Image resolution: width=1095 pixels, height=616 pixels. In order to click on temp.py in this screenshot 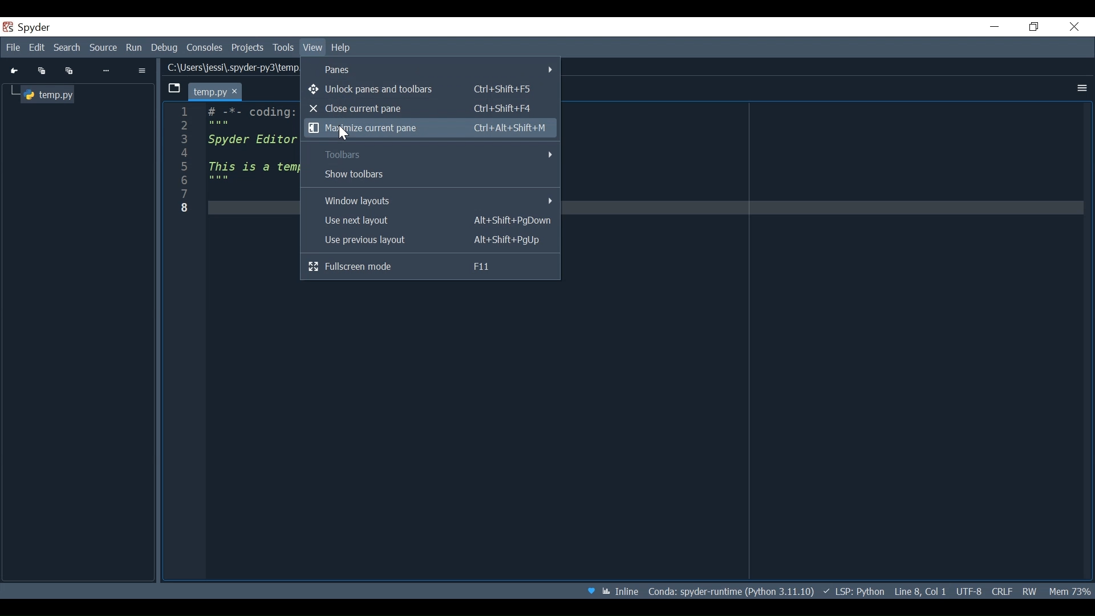, I will do `click(215, 92)`.